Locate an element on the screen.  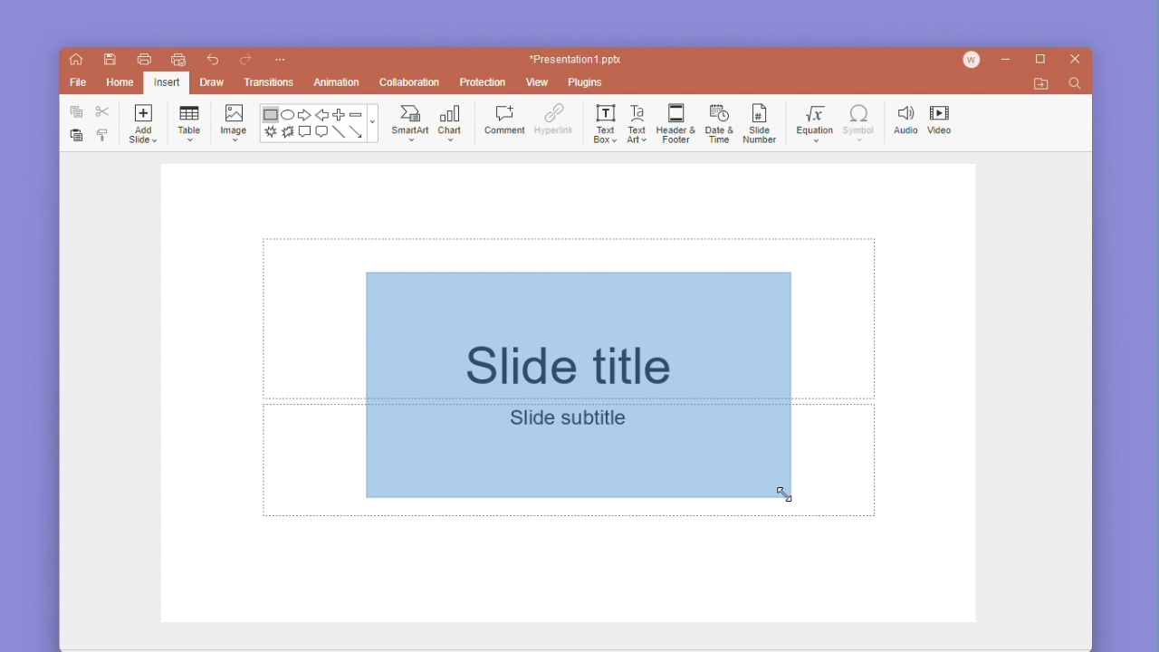
video is located at coordinates (943, 118).